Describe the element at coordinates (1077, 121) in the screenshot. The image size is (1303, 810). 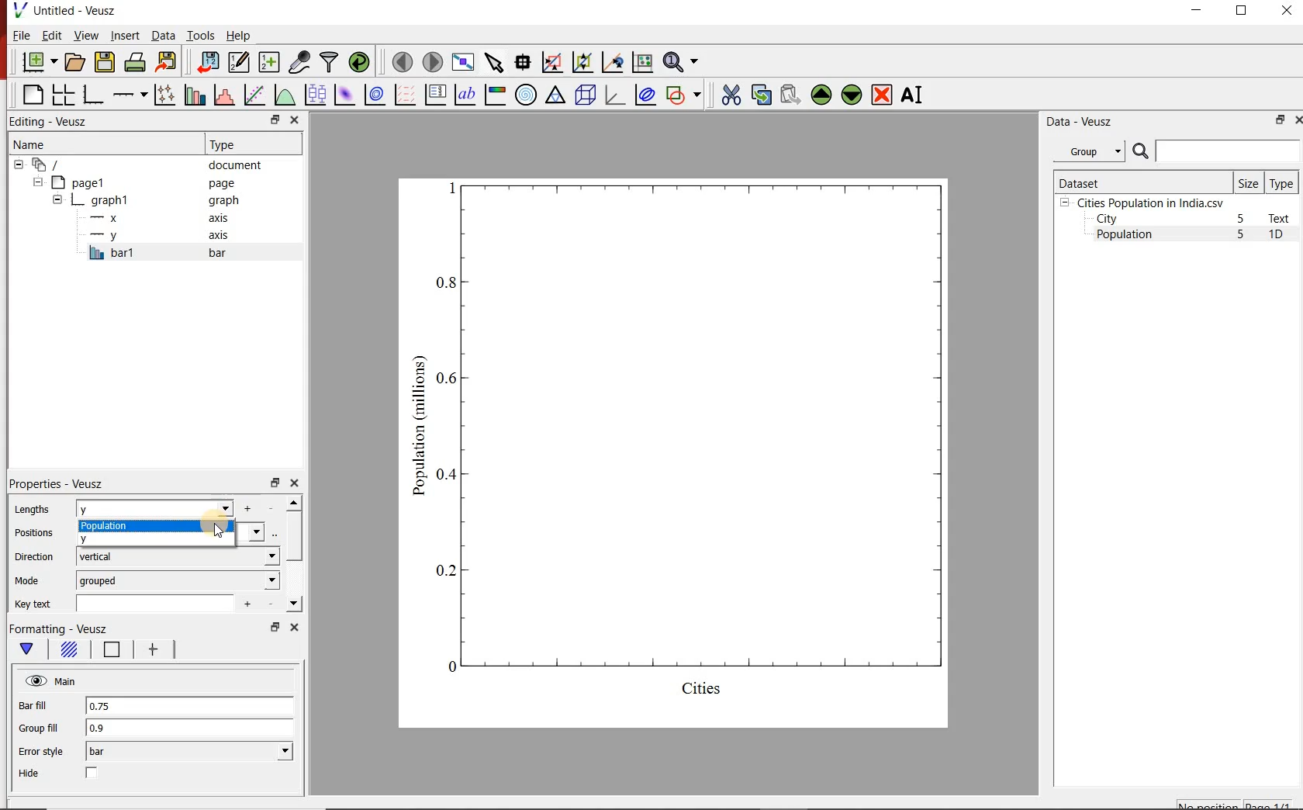
I see `Data - Veusz` at that location.